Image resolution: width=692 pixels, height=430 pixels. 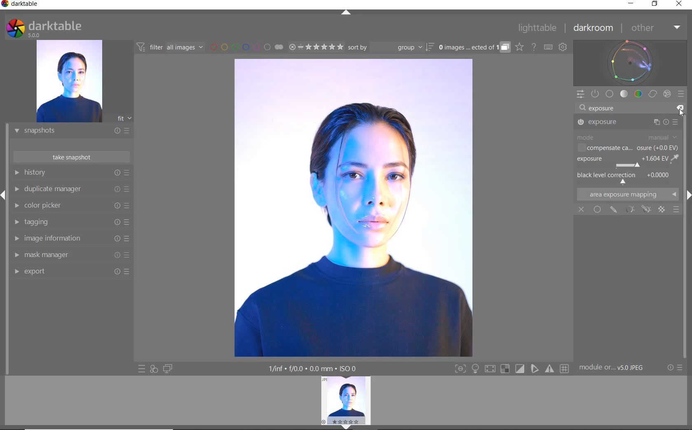 I want to click on TAGGING, so click(x=70, y=222).